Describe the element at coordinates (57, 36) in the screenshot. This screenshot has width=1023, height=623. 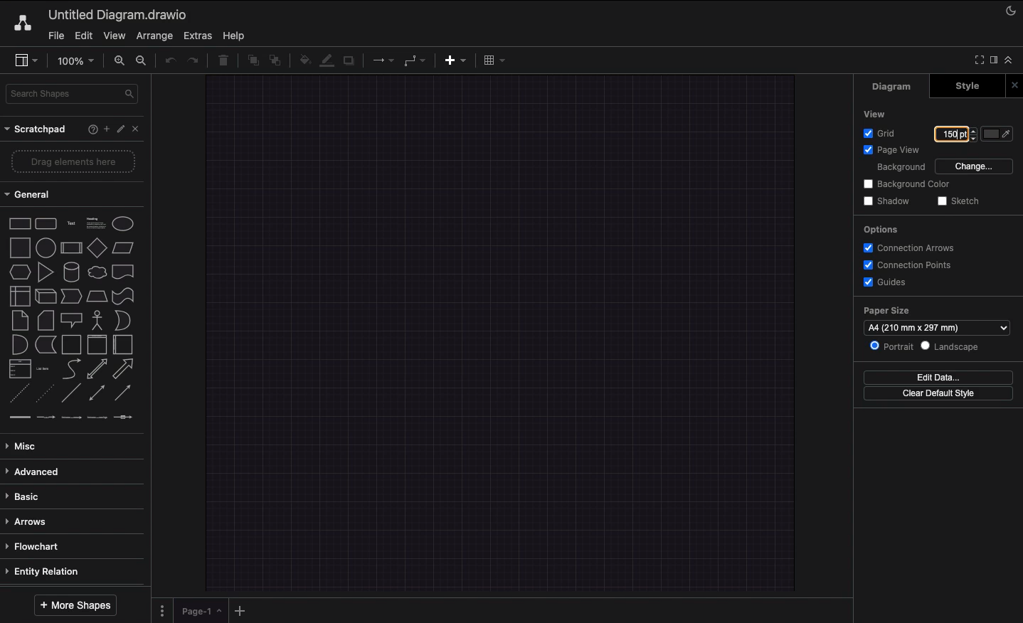
I see `File` at that location.